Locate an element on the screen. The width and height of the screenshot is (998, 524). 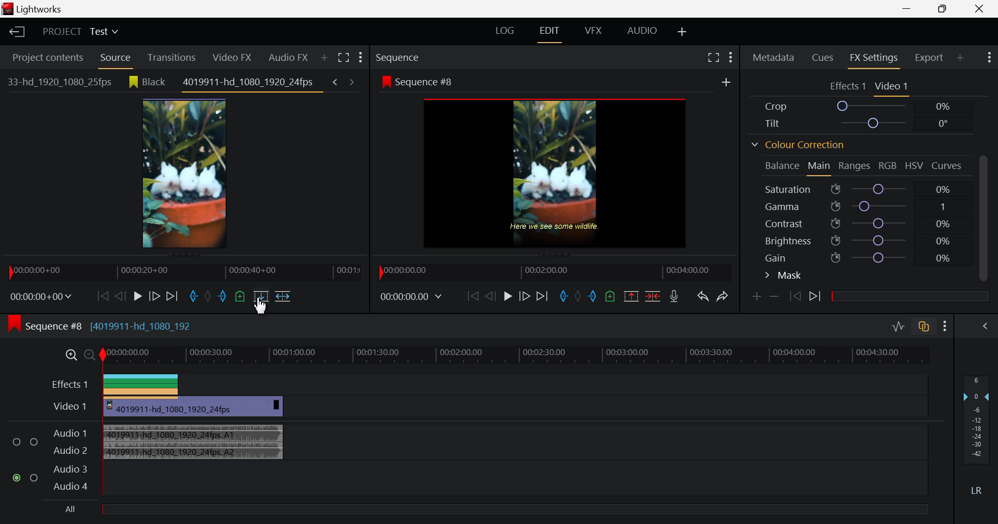
Go Back is located at coordinates (490, 296).